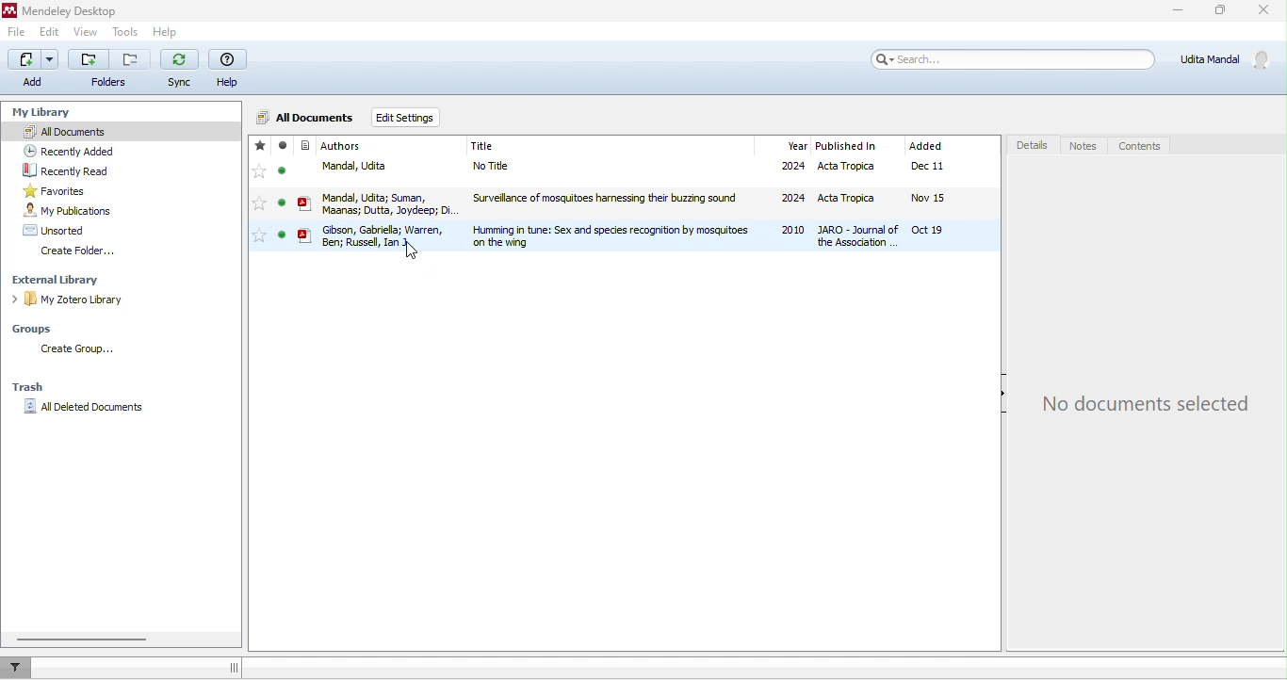  What do you see at coordinates (1145, 147) in the screenshot?
I see `contents` at bounding box center [1145, 147].